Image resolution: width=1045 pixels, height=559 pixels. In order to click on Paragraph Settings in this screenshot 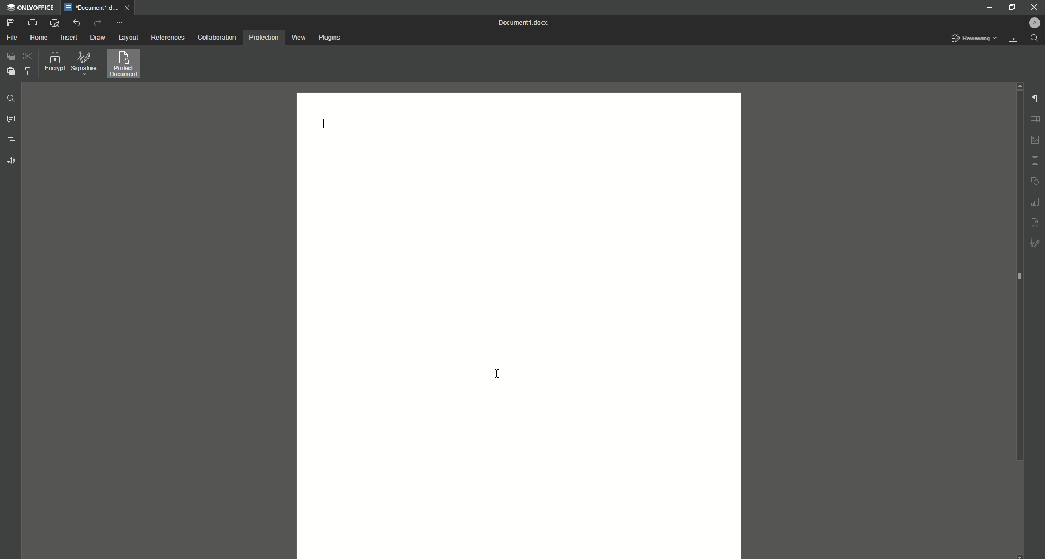, I will do `click(1035, 99)`.